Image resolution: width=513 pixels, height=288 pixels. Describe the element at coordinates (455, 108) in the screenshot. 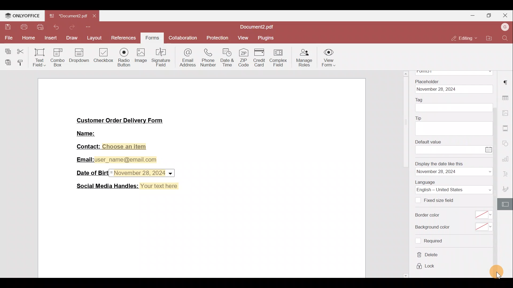

I see `tag` at that location.